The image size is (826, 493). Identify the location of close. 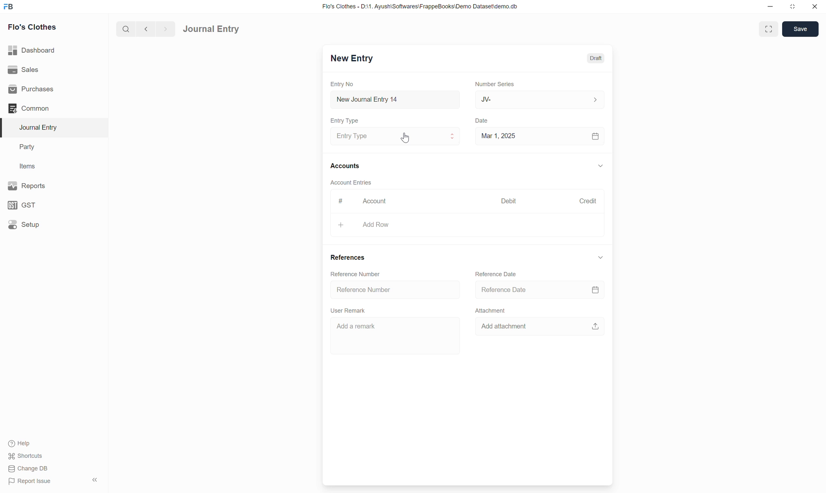
(815, 6).